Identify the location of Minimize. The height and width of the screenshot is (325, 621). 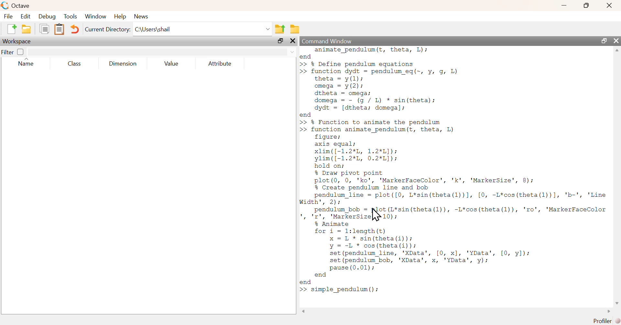
(564, 5).